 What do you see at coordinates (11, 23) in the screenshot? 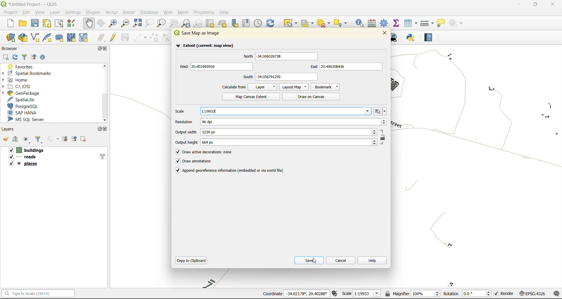
I see `new` at bounding box center [11, 23].